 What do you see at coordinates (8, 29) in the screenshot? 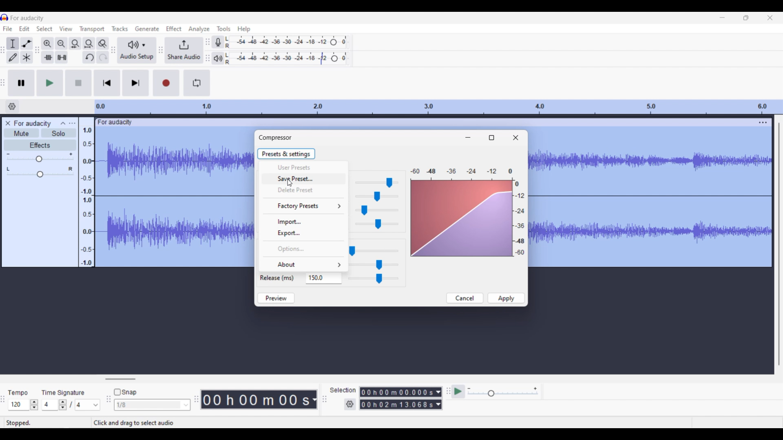
I see `File menu` at bounding box center [8, 29].